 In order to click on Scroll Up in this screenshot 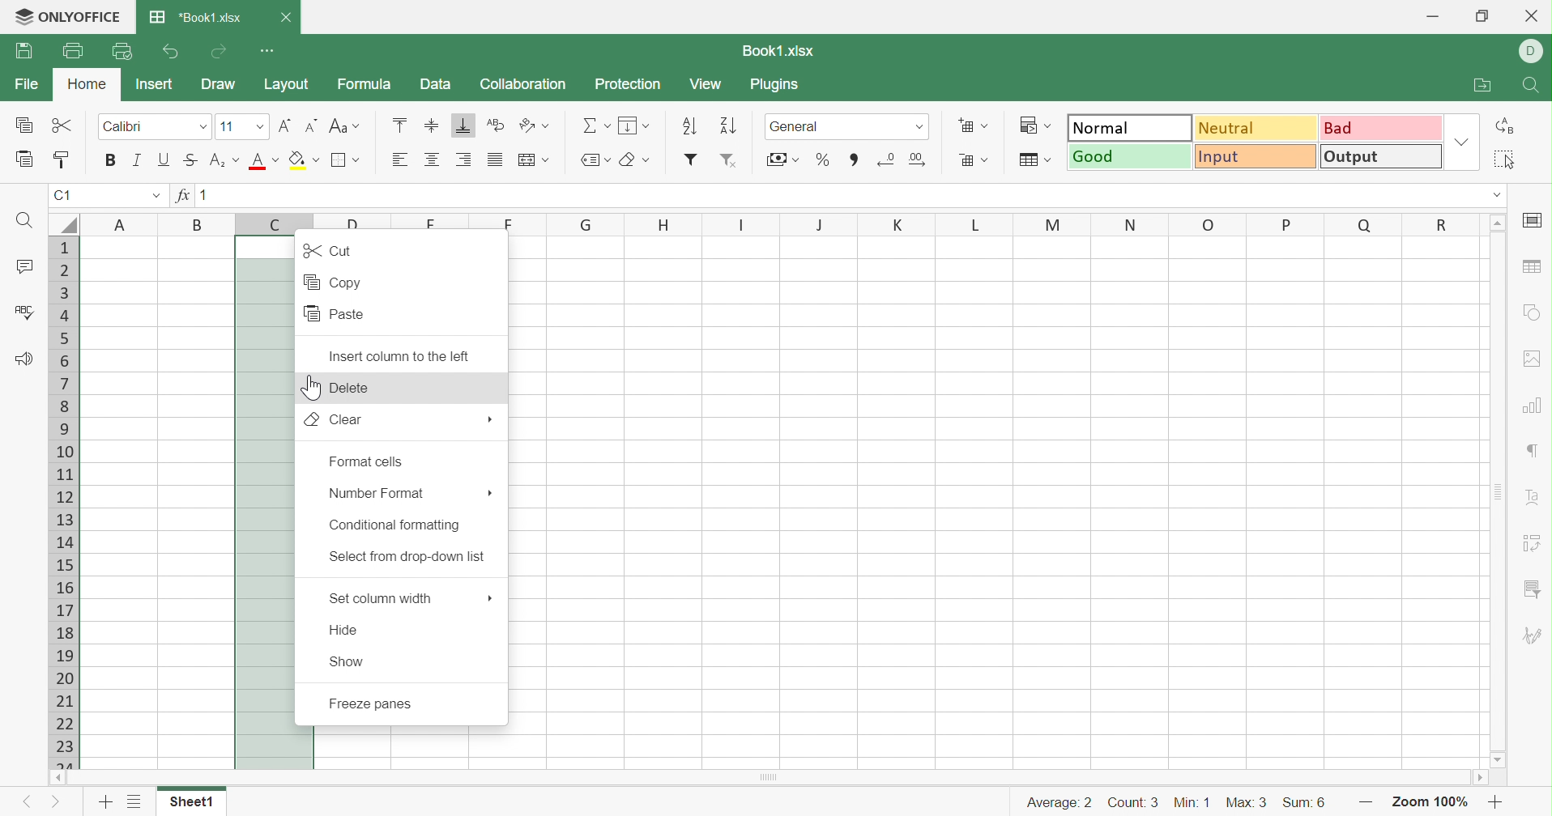, I will do `click(1498, 224)`.